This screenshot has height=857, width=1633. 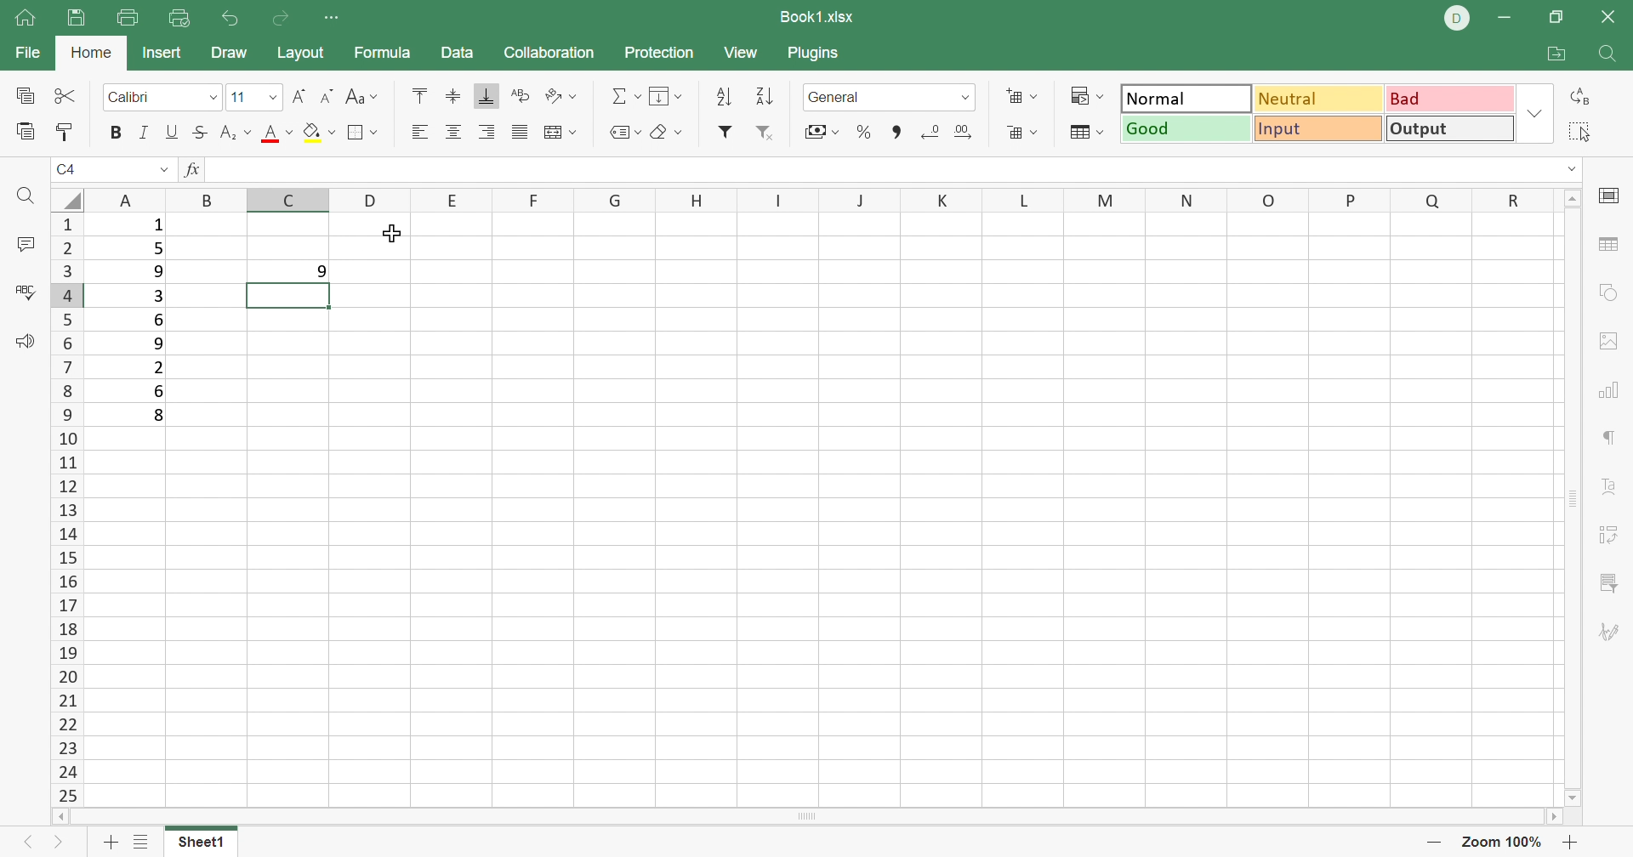 I want to click on Formula, so click(x=381, y=55).